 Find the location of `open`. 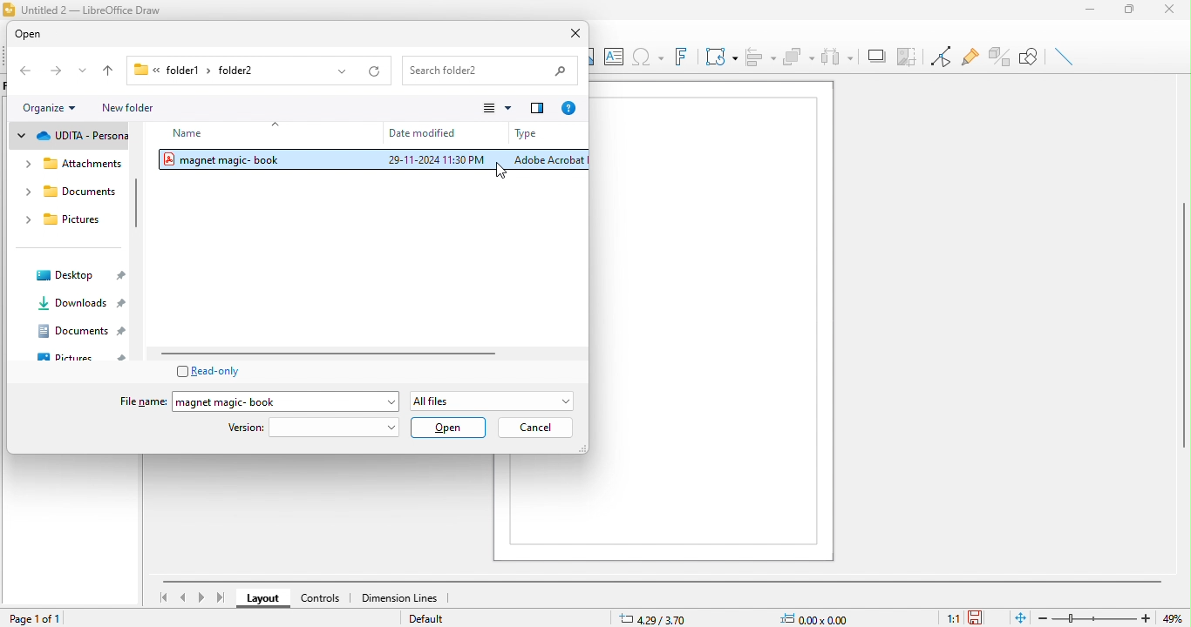

open is located at coordinates (44, 35).